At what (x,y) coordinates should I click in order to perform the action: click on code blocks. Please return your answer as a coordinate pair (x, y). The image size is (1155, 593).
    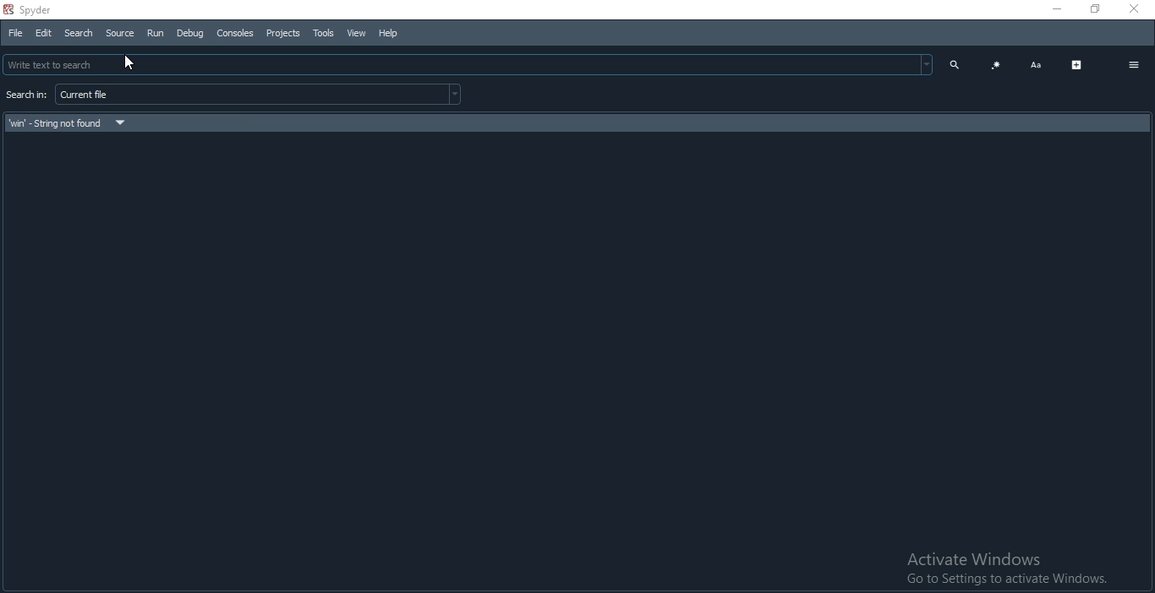
    Looking at the image, I should click on (996, 65).